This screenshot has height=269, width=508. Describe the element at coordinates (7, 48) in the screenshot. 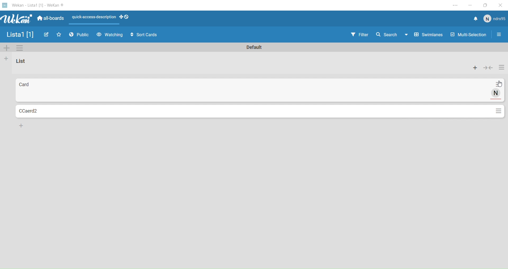

I see `Add` at that location.